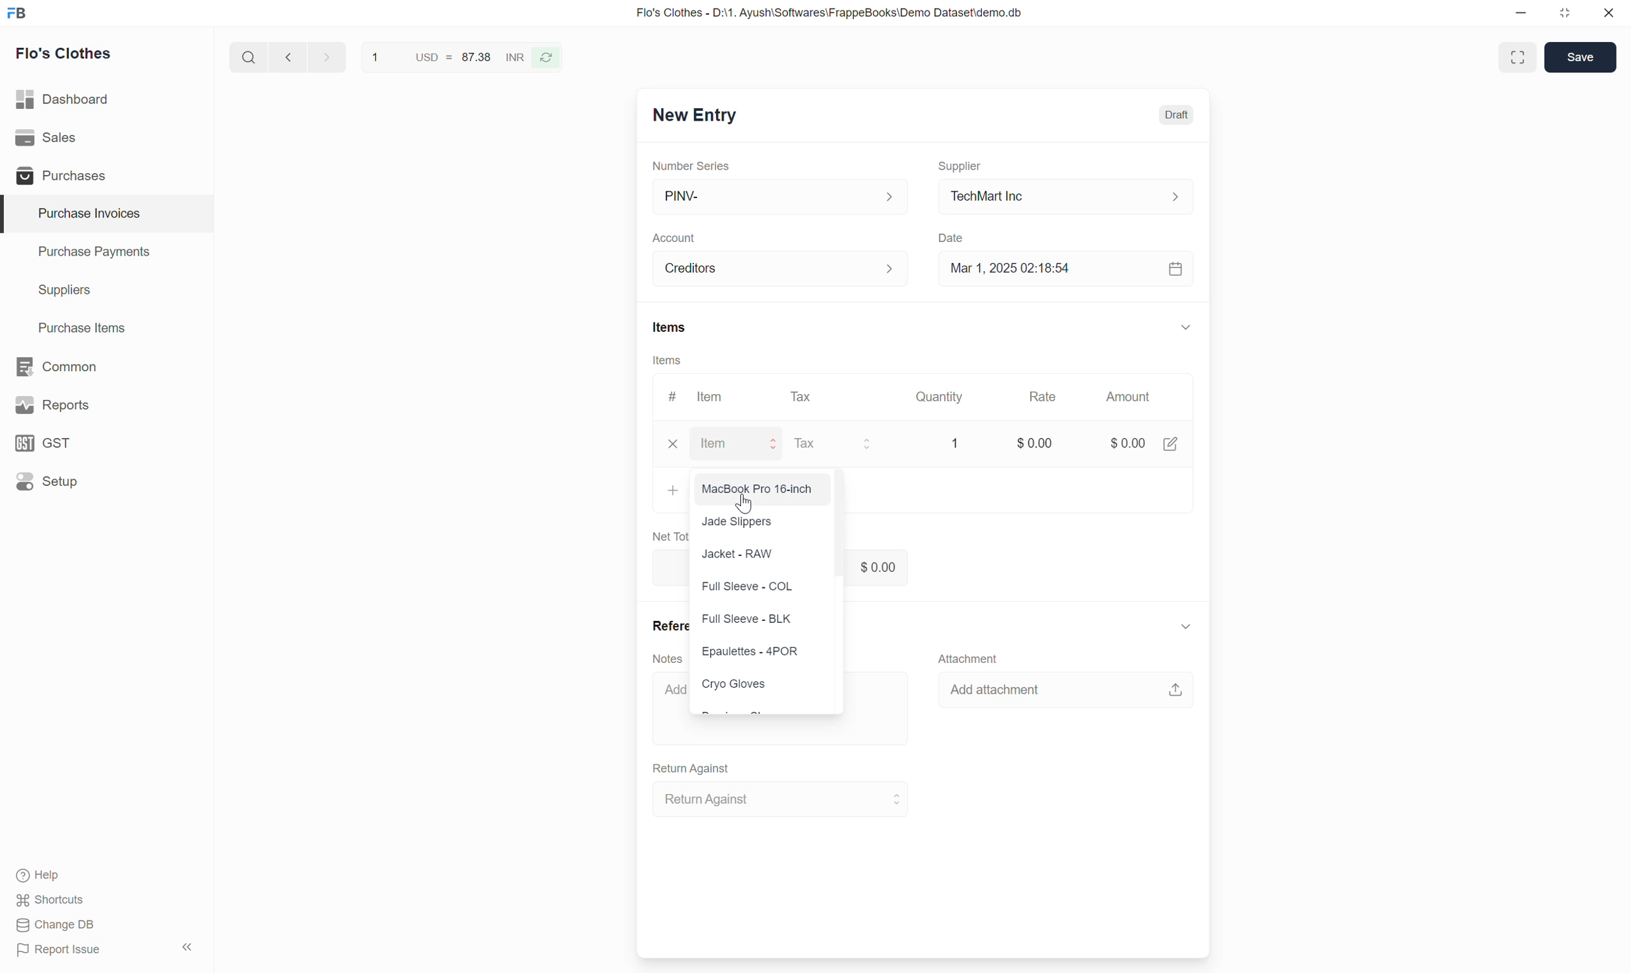 This screenshot has width=1631, height=973. I want to click on Suppliers, so click(107, 290).